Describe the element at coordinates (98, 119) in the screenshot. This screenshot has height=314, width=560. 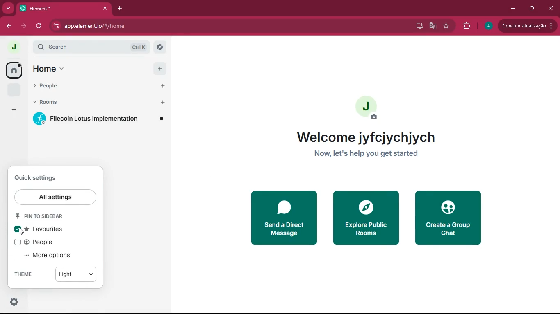
I see `room` at that location.